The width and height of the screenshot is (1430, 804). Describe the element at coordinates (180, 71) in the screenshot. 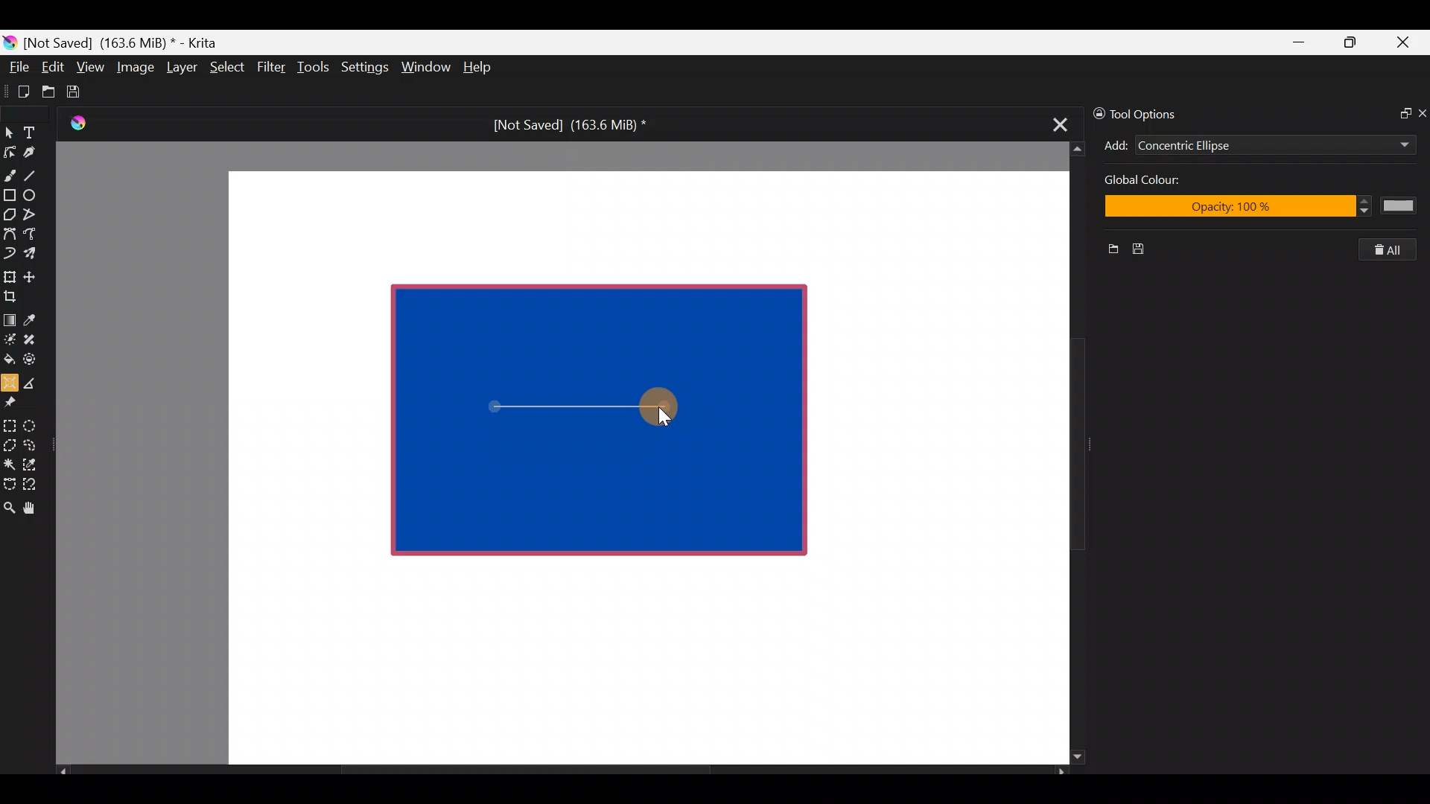

I see `Layer` at that location.